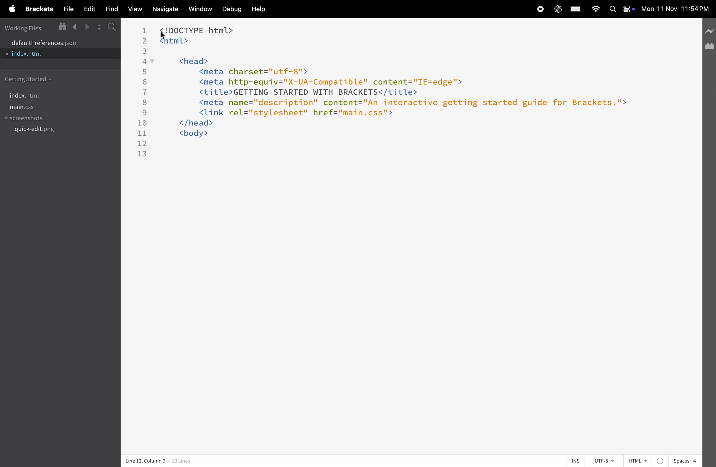 The image size is (716, 467). I want to click on split screen, so click(99, 27).